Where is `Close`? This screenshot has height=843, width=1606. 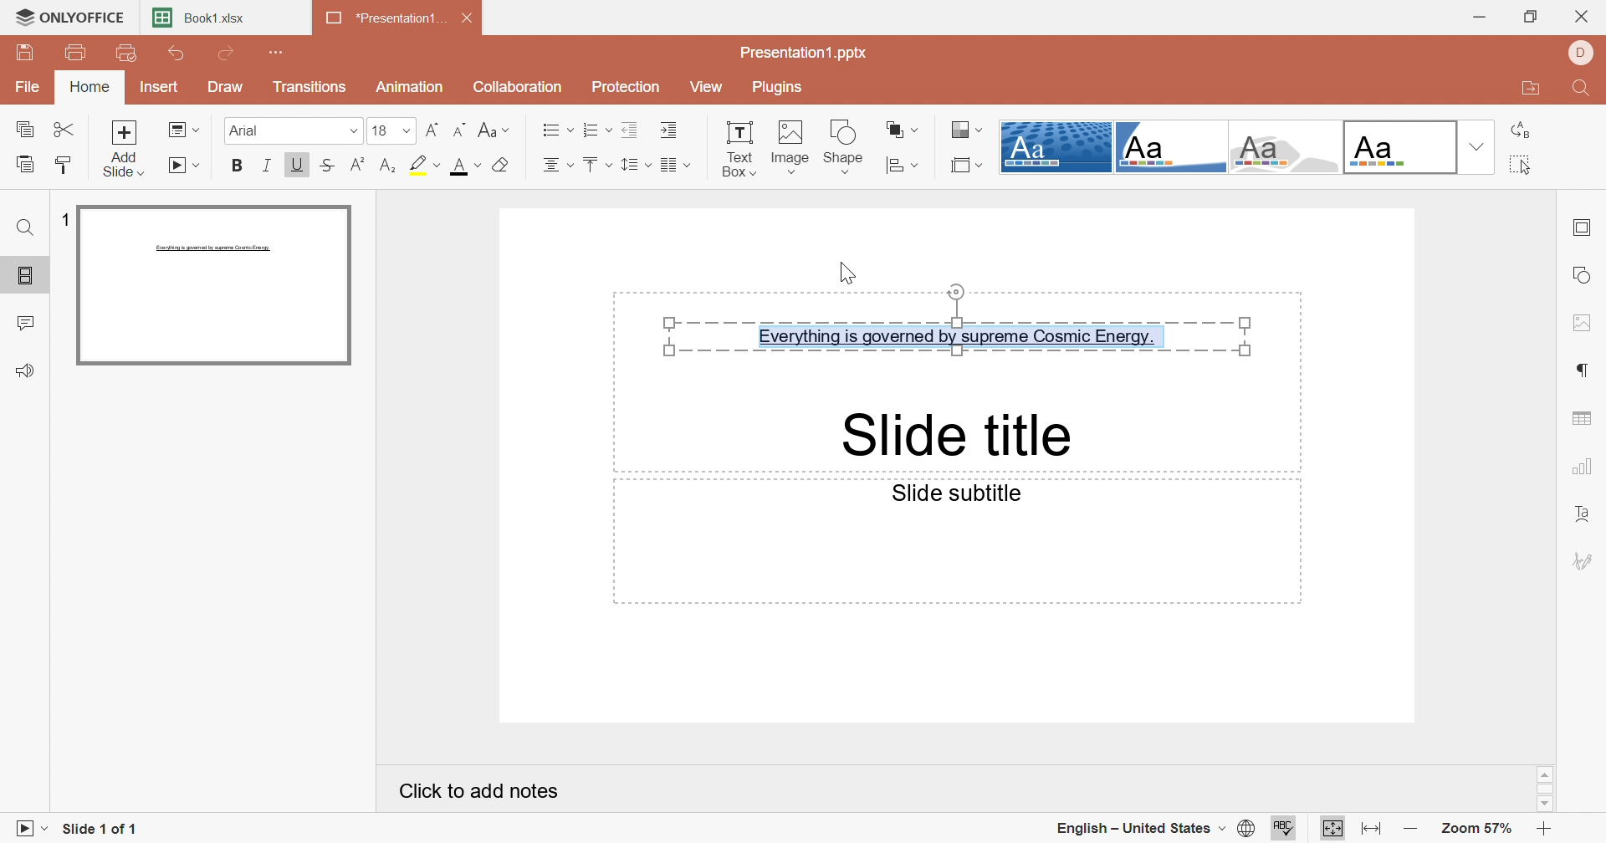
Close is located at coordinates (471, 18).